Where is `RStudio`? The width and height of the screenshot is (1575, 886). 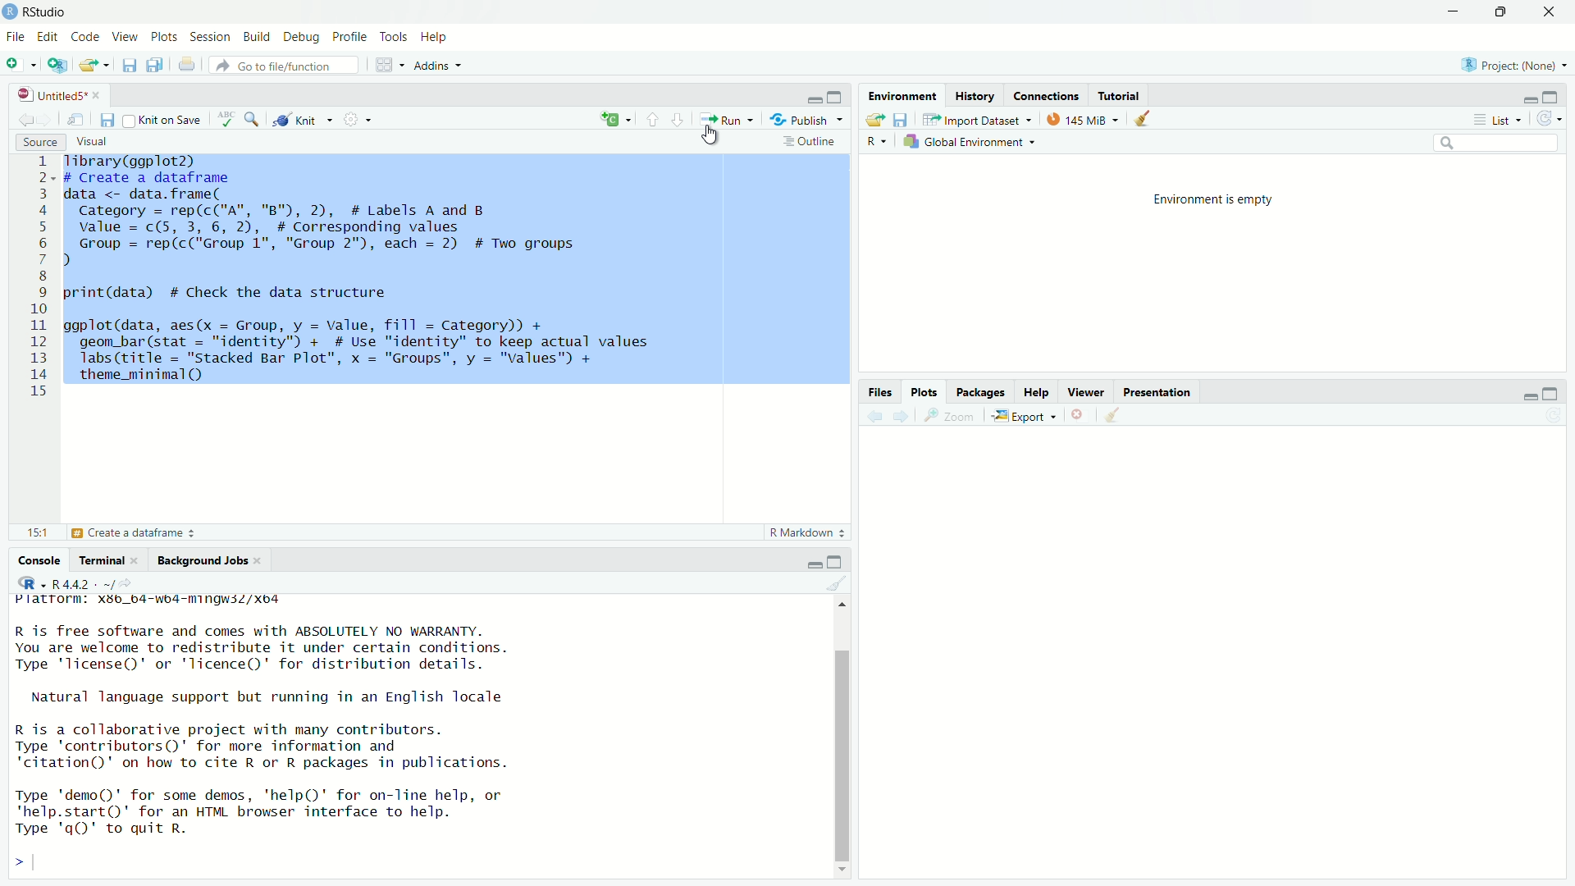
RStudio is located at coordinates (40, 11).